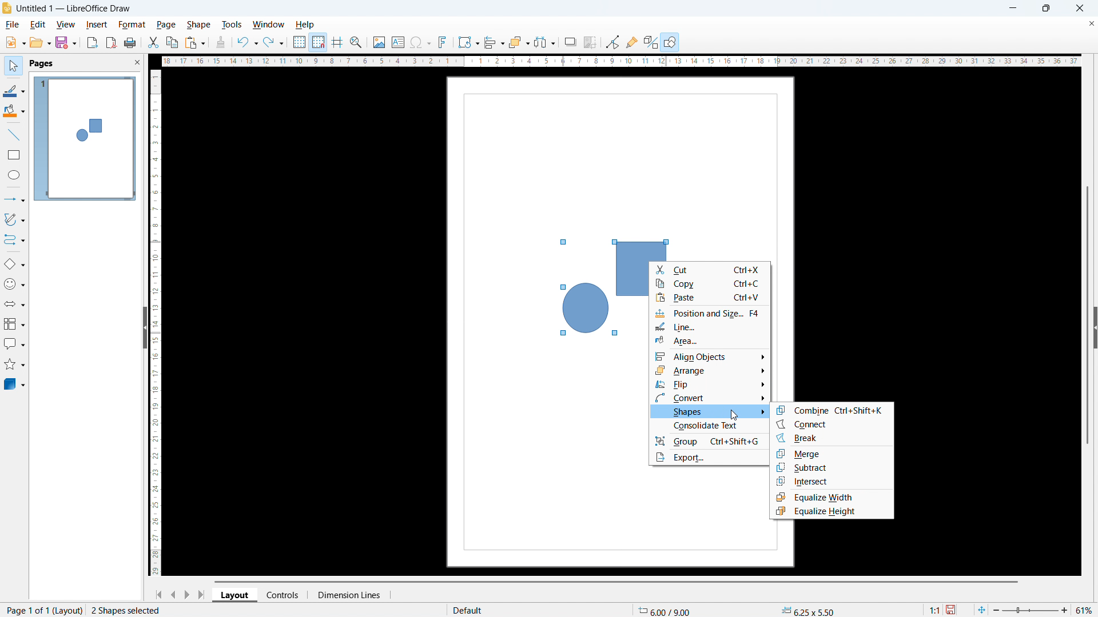 The height and width of the screenshot is (617, 1098). I want to click on group, so click(709, 441).